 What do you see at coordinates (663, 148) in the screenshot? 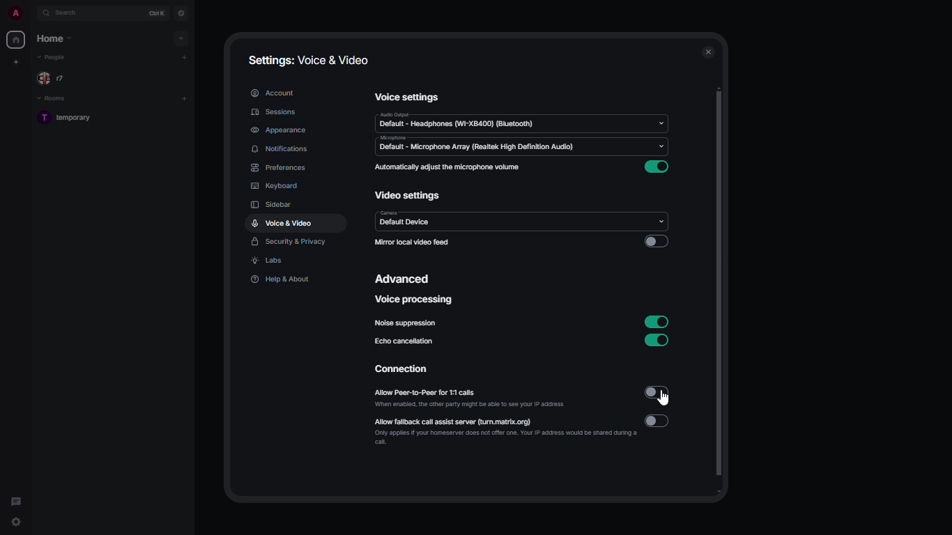
I see `drop down` at bounding box center [663, 148].